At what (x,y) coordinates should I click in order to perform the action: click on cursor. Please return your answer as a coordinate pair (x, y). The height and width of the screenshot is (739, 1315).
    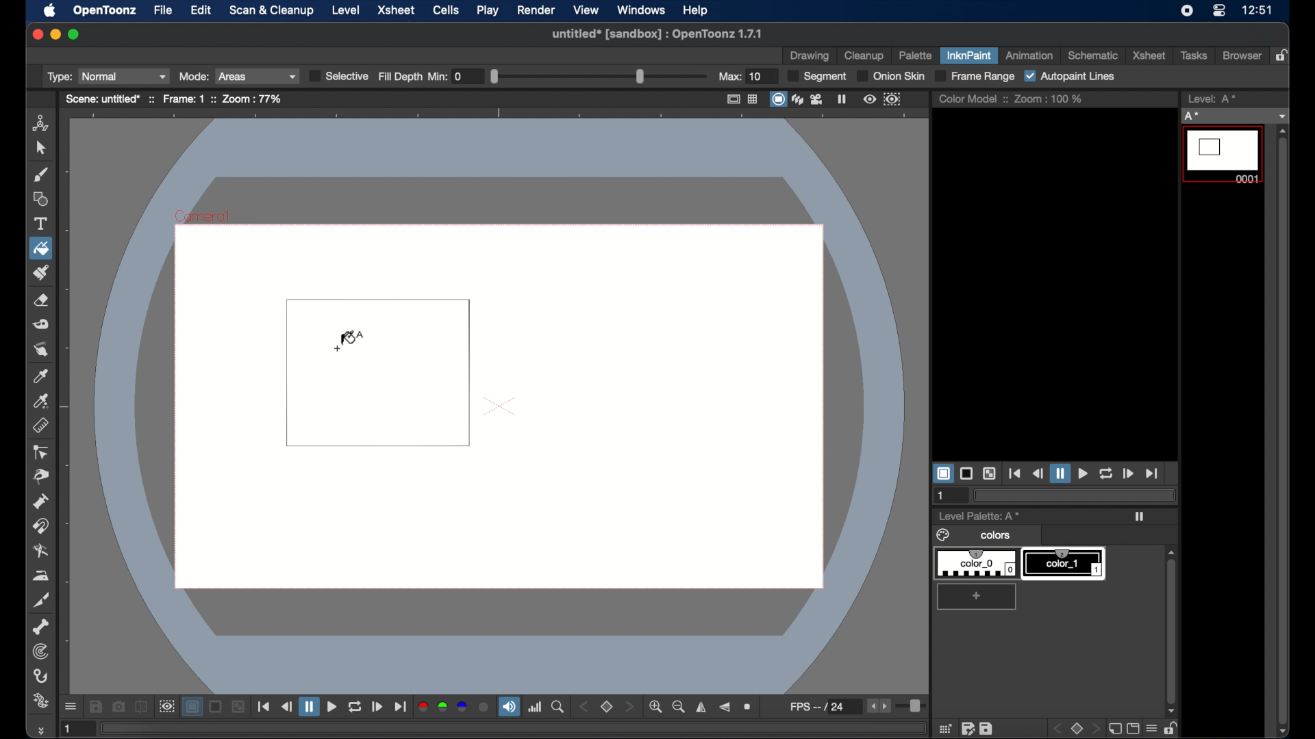
    Looking at the image, I should click on (53, 259).